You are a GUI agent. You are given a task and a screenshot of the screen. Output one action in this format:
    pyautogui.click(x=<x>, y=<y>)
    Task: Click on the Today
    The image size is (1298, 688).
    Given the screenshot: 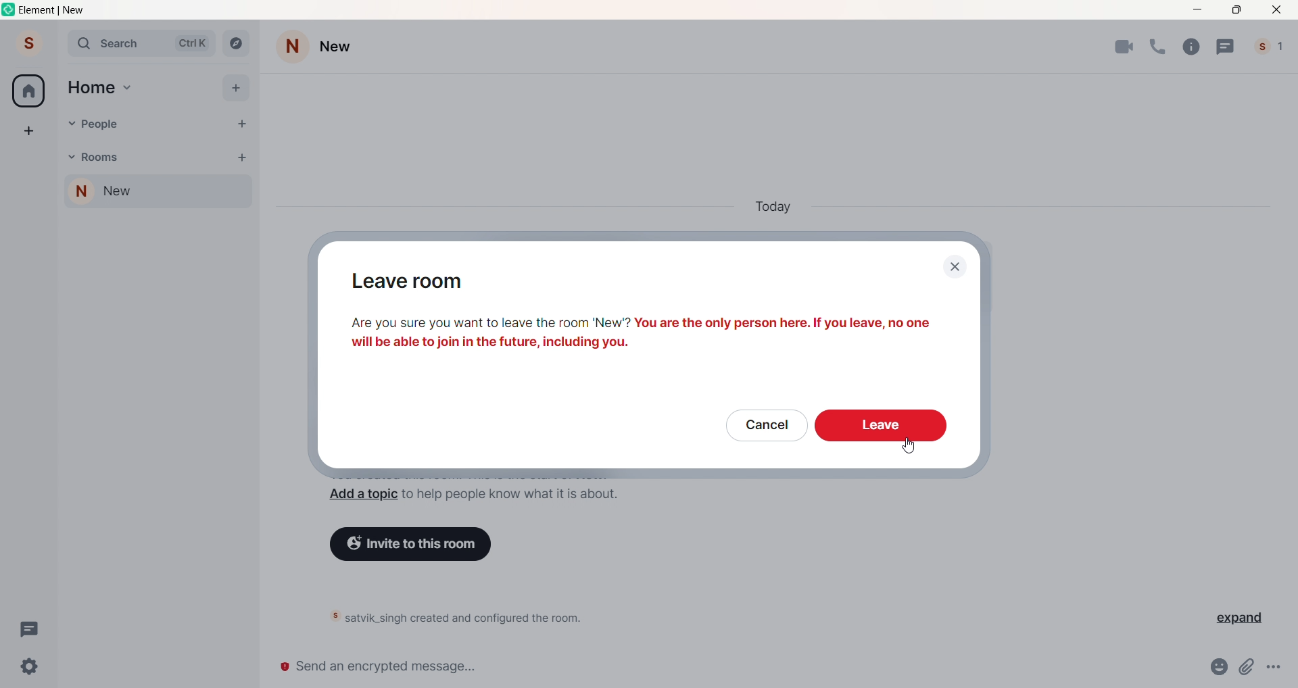 What is the action you would take?
    pyautogui.click(x=778, y=206)
    